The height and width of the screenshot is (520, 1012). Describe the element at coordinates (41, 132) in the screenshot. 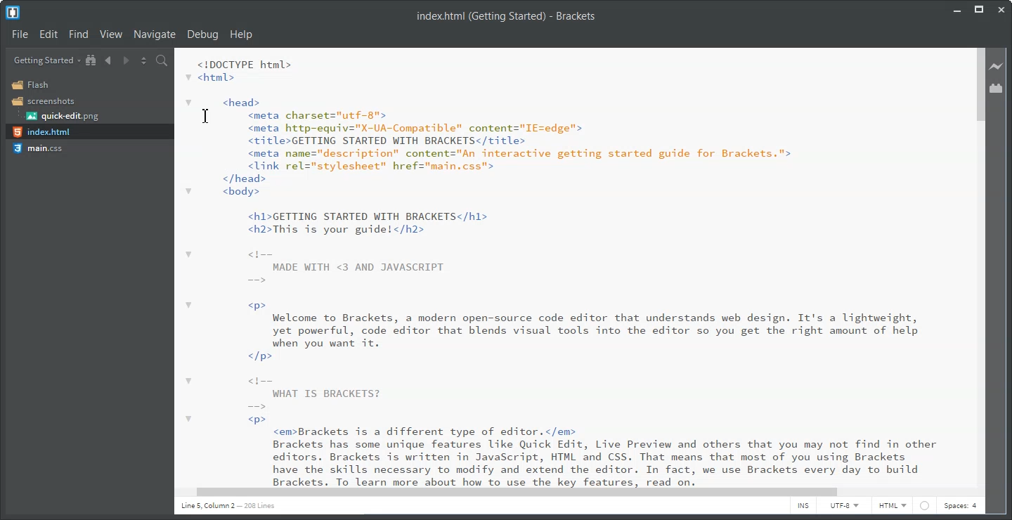

I see `index.html` at that location.